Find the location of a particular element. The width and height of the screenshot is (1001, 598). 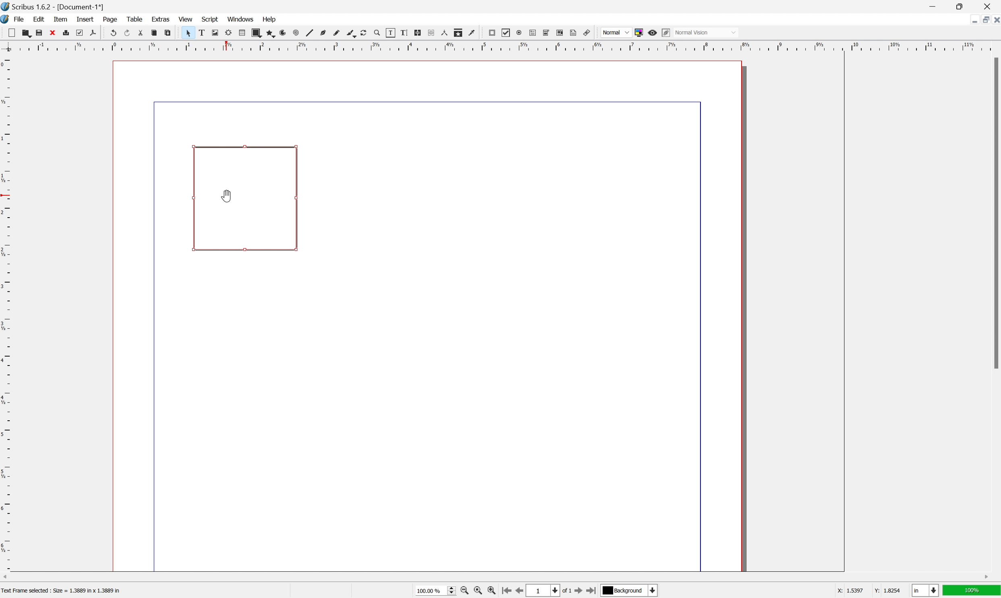

measurements is located at coordinates (444, 33).